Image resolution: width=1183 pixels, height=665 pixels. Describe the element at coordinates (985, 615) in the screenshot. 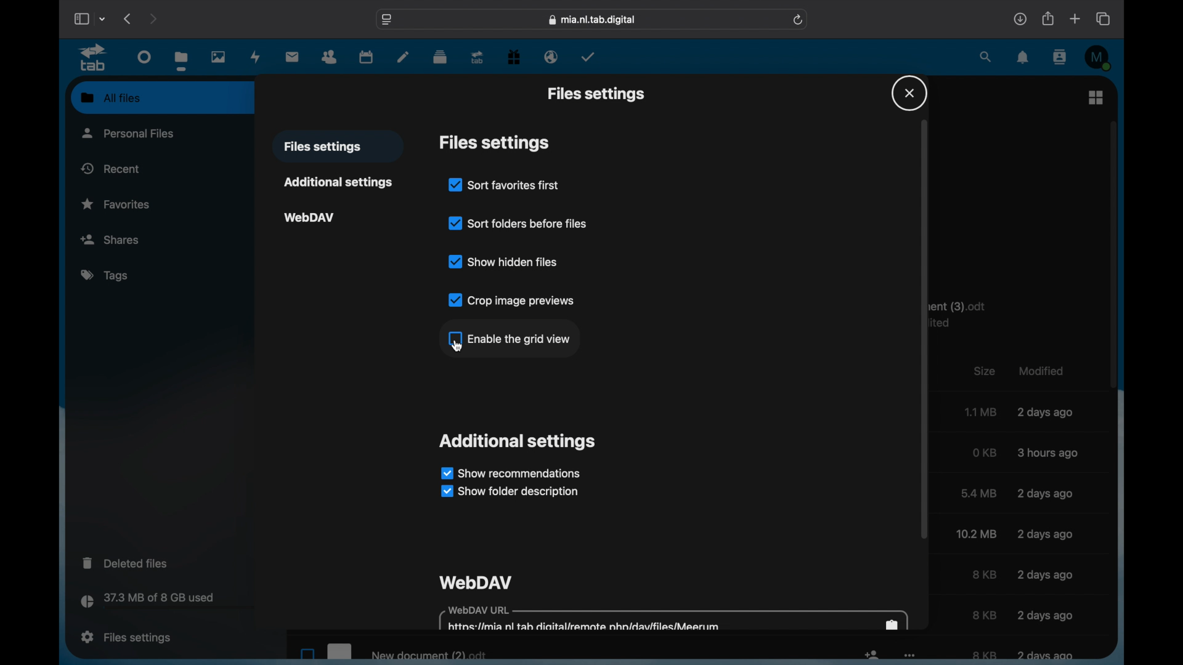

I see `size` at that location.